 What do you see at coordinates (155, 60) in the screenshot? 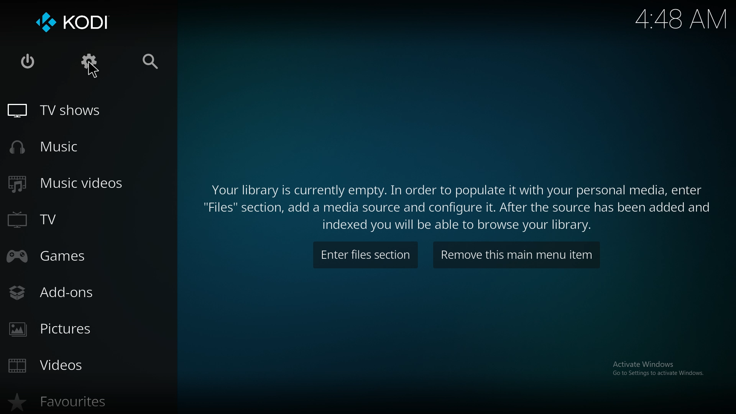
I see `search` at bounding box center [155, 60].